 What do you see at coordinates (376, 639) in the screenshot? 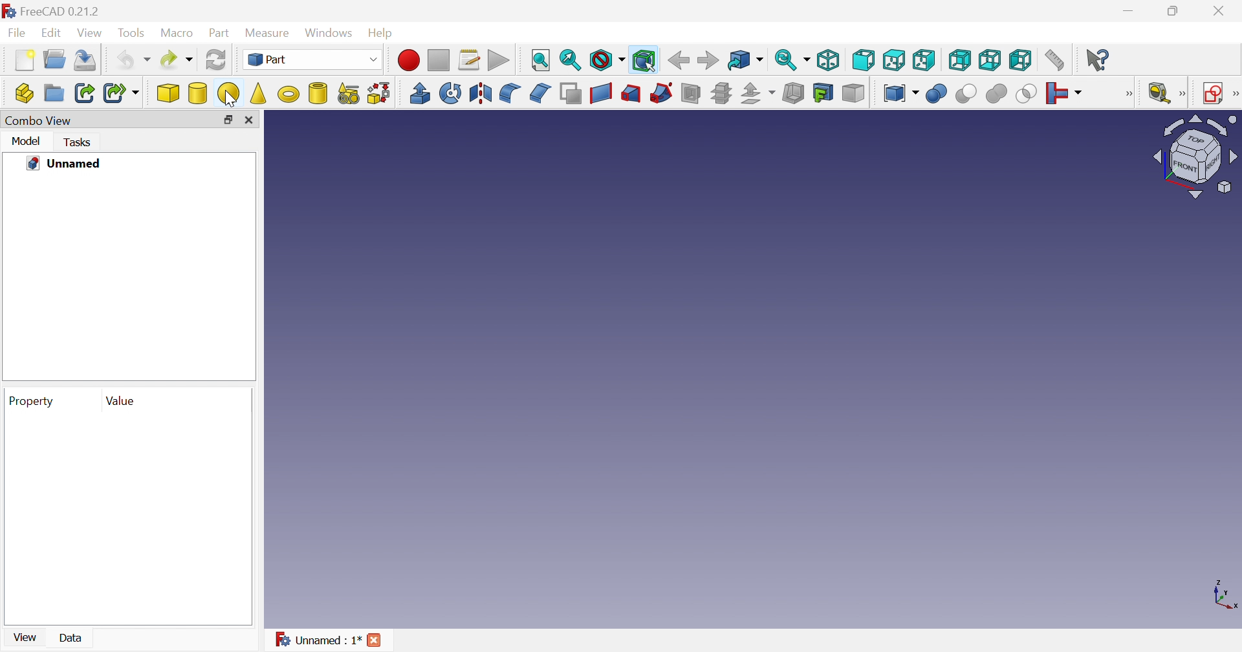
I see `Close` at bounding box center [376, 639].